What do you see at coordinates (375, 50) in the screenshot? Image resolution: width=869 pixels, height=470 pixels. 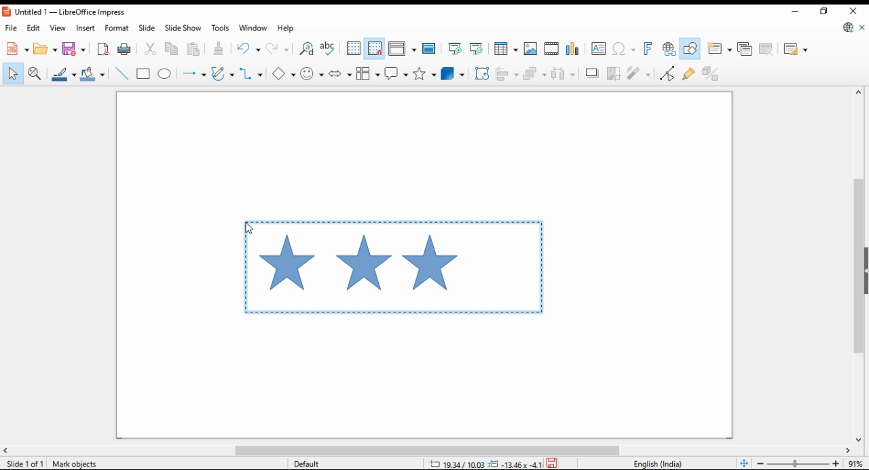 I see `snap to grids` at bounding box center [375, 50].